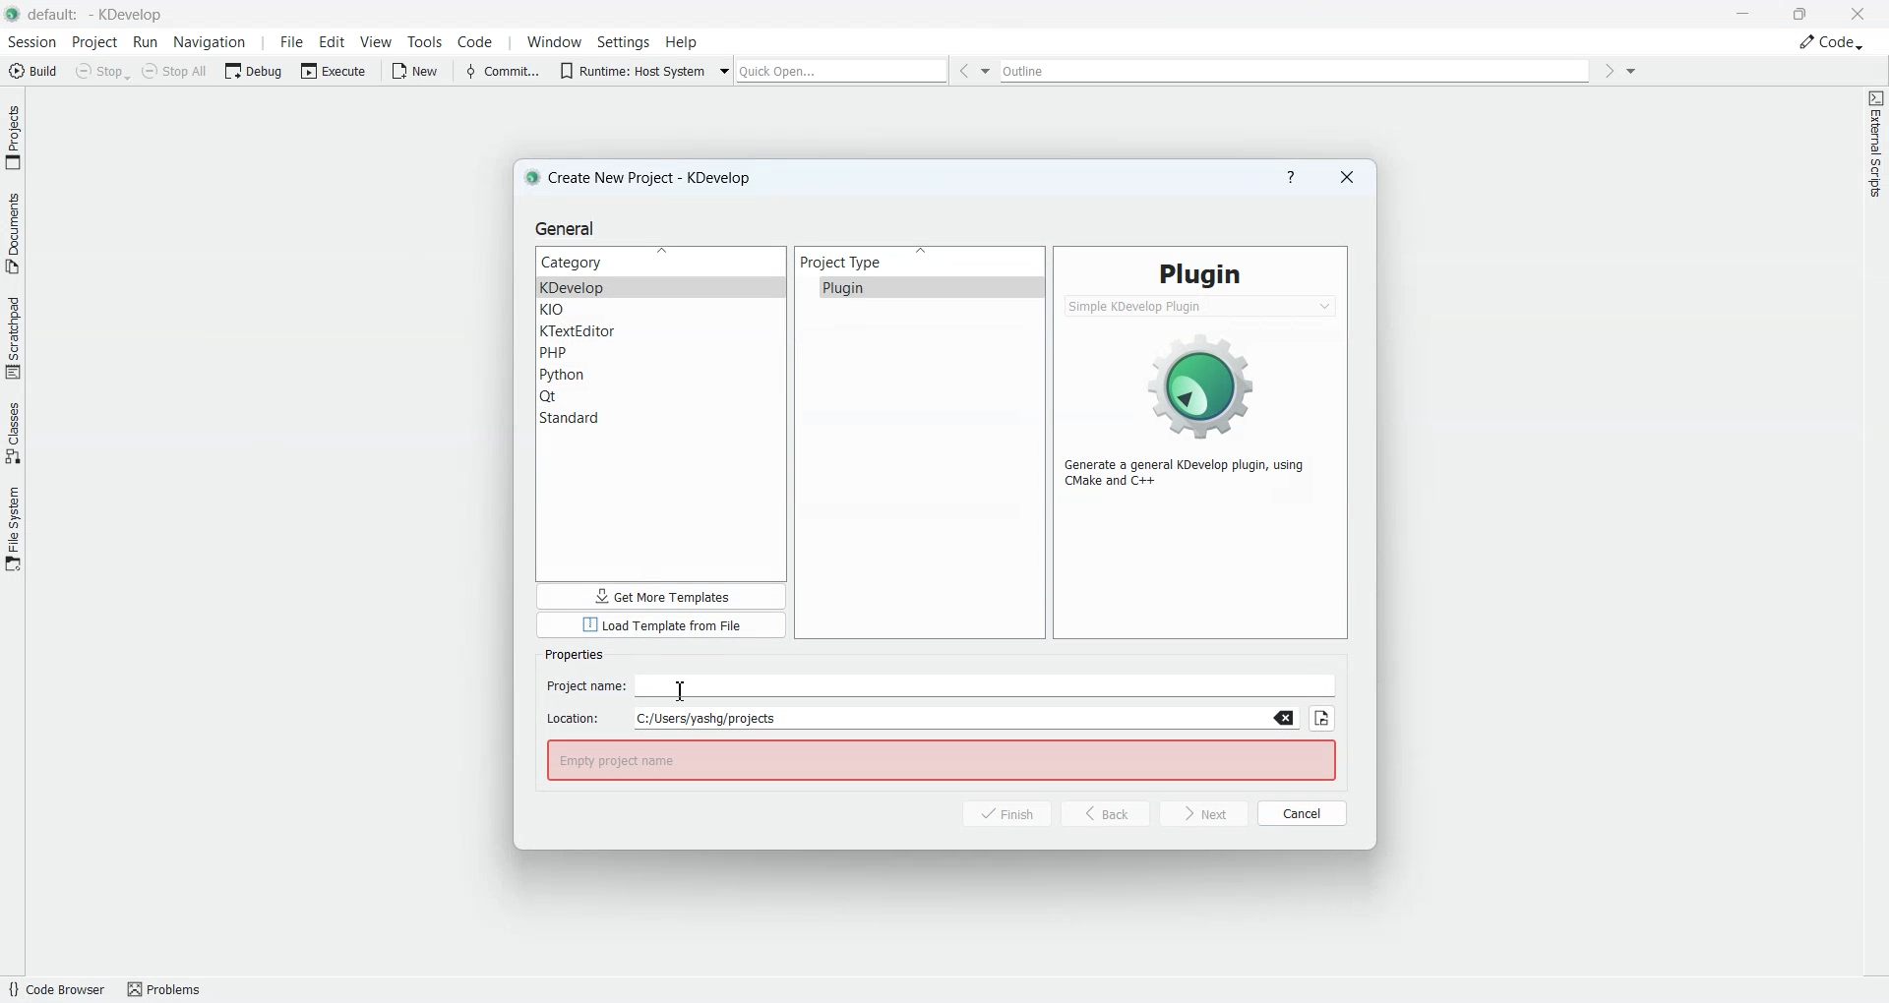 The height and width of the screenshot is (1003, 1889). What do you see at coordinates (1200, 273) in the screenshot?
I see `Text` at bounding box center [1200, 273].